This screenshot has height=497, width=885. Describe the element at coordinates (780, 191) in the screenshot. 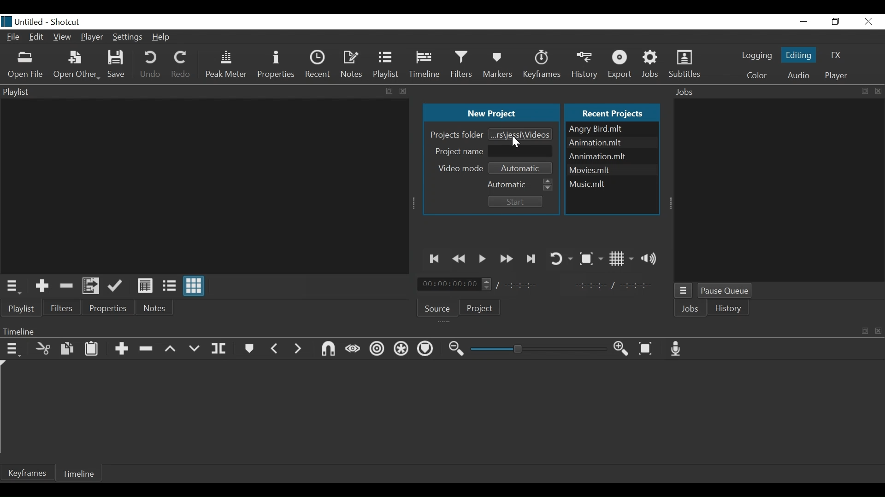

I see `Jobs Panel` at that location.